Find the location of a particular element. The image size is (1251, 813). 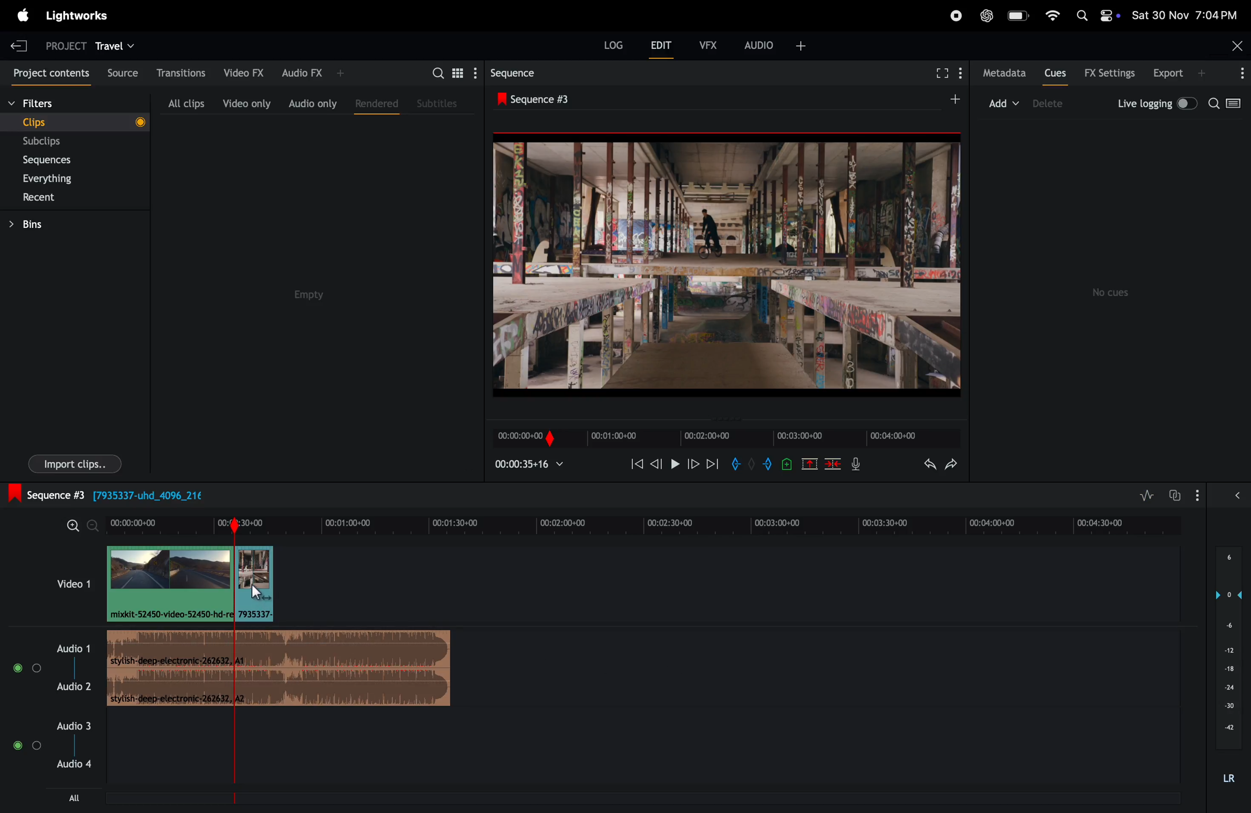

all is located at coordinates (73, 799).